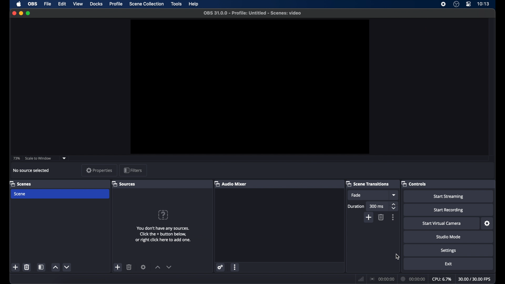  Describe the element at coordinates (449, 264) in the screenshot. I see `exit` at that location.